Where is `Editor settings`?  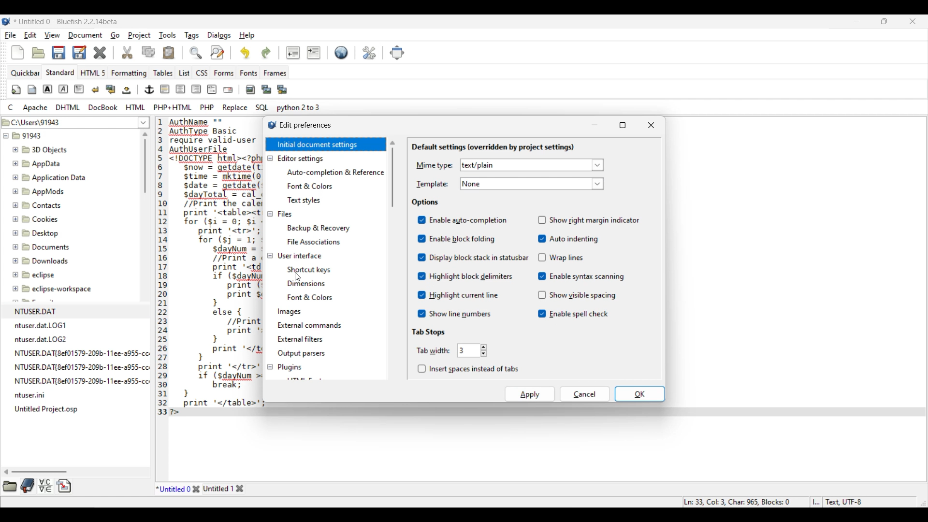
Editor settings is located at coordinates (300, 159).